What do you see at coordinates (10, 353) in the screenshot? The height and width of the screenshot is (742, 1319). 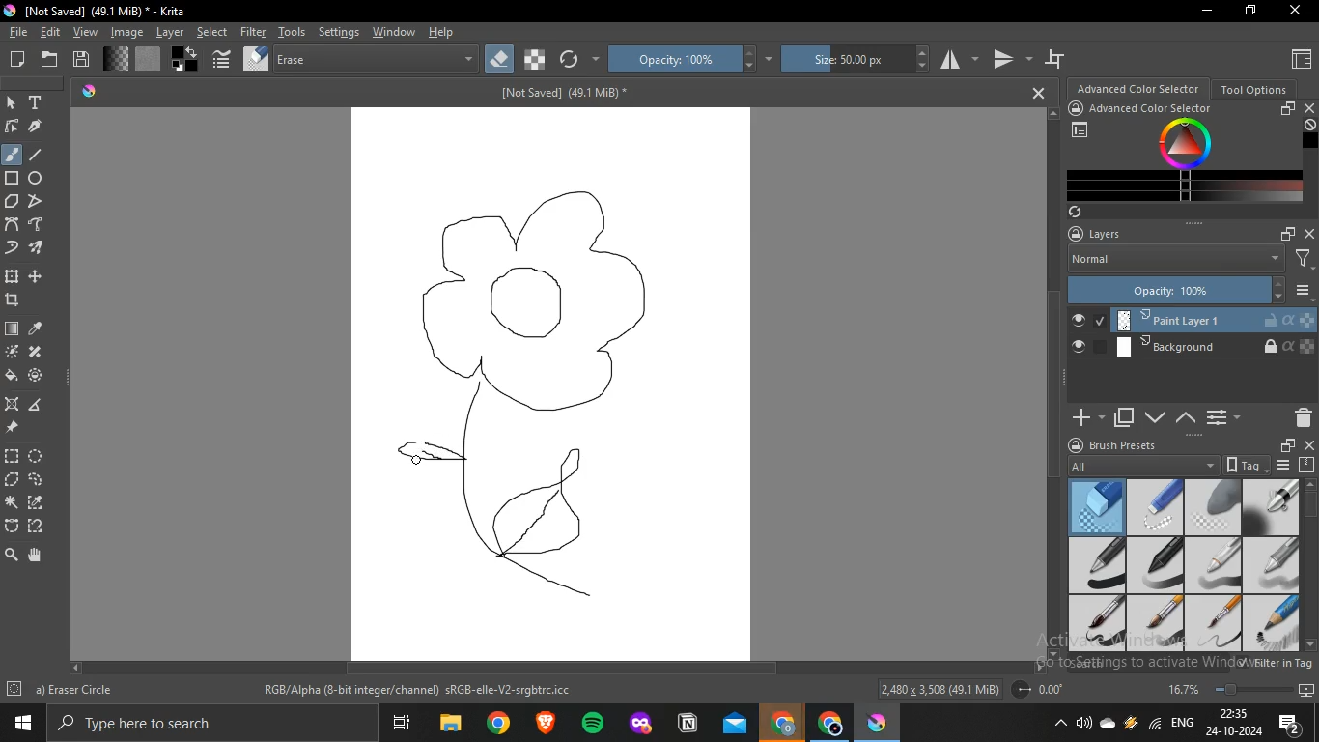 I see `colorize mask tool` at bounding box center [10, 353].